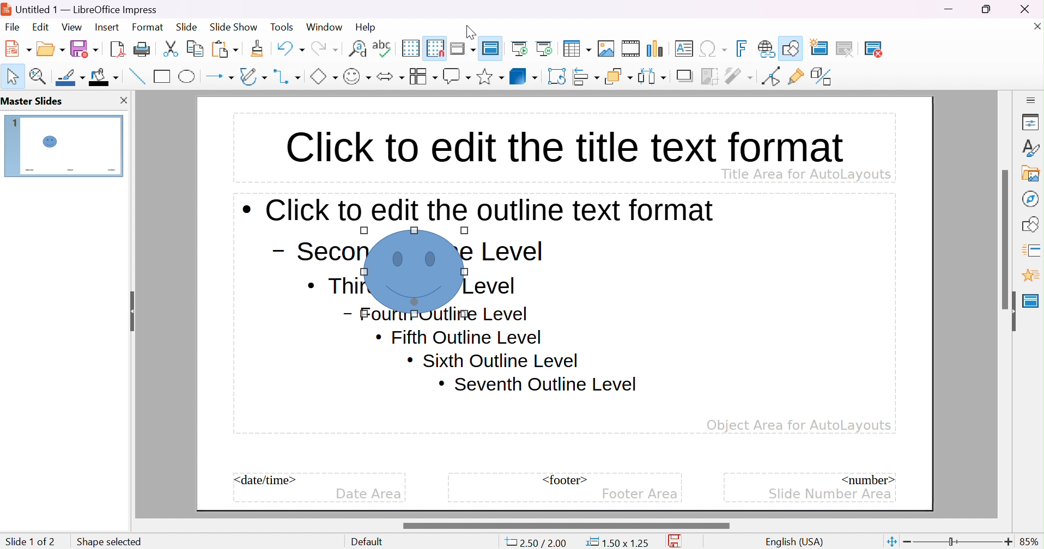 This screenshot has width=1044, height=549. Describe the element at coordinates (1030, 541) in the screenshot. I see `85%` at that location.